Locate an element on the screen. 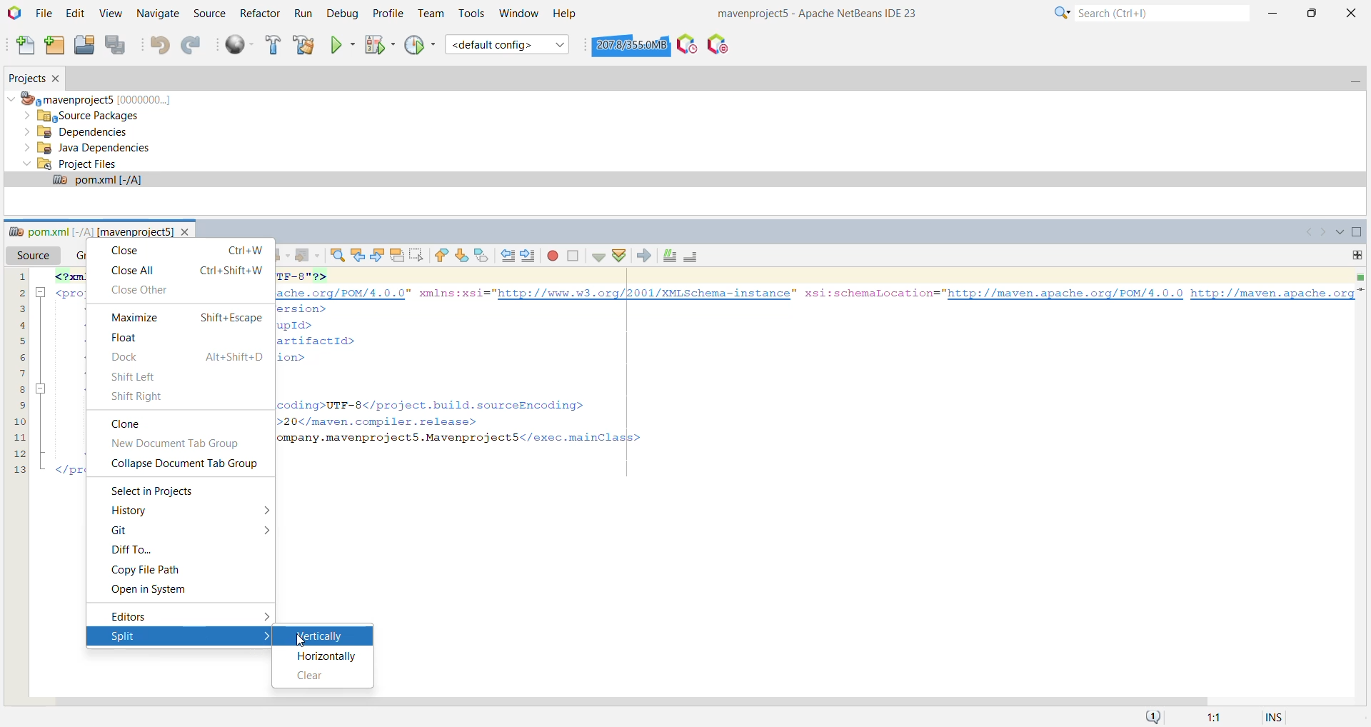 Image resolution: width=1371 pixels, height=727 pixels.  is located at coordinates (1217, 716).